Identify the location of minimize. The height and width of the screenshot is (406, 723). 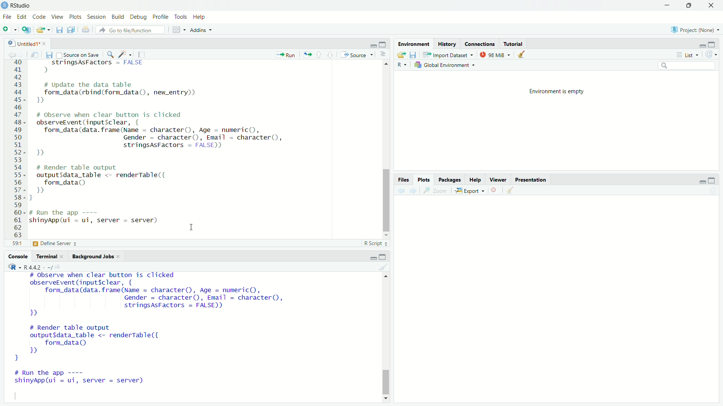
(372, 257).